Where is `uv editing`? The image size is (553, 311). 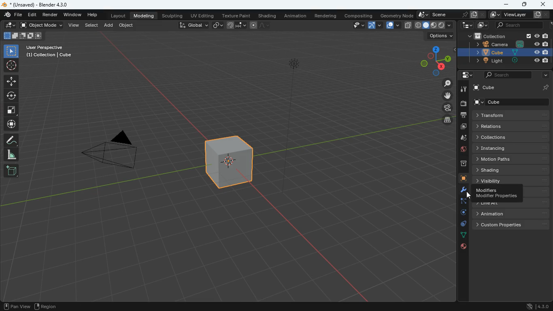
uv editing is located at coordinates (202, 15).